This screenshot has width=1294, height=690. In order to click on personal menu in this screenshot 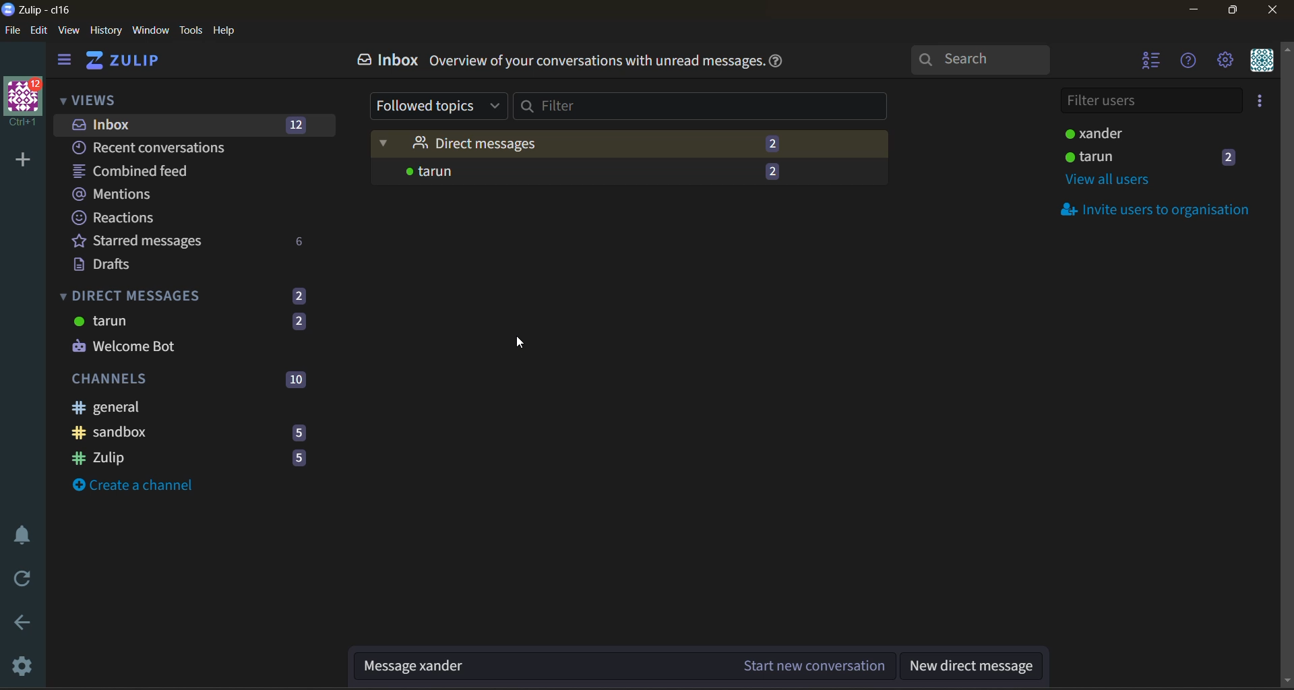, I will do `click(1260, 63)`.